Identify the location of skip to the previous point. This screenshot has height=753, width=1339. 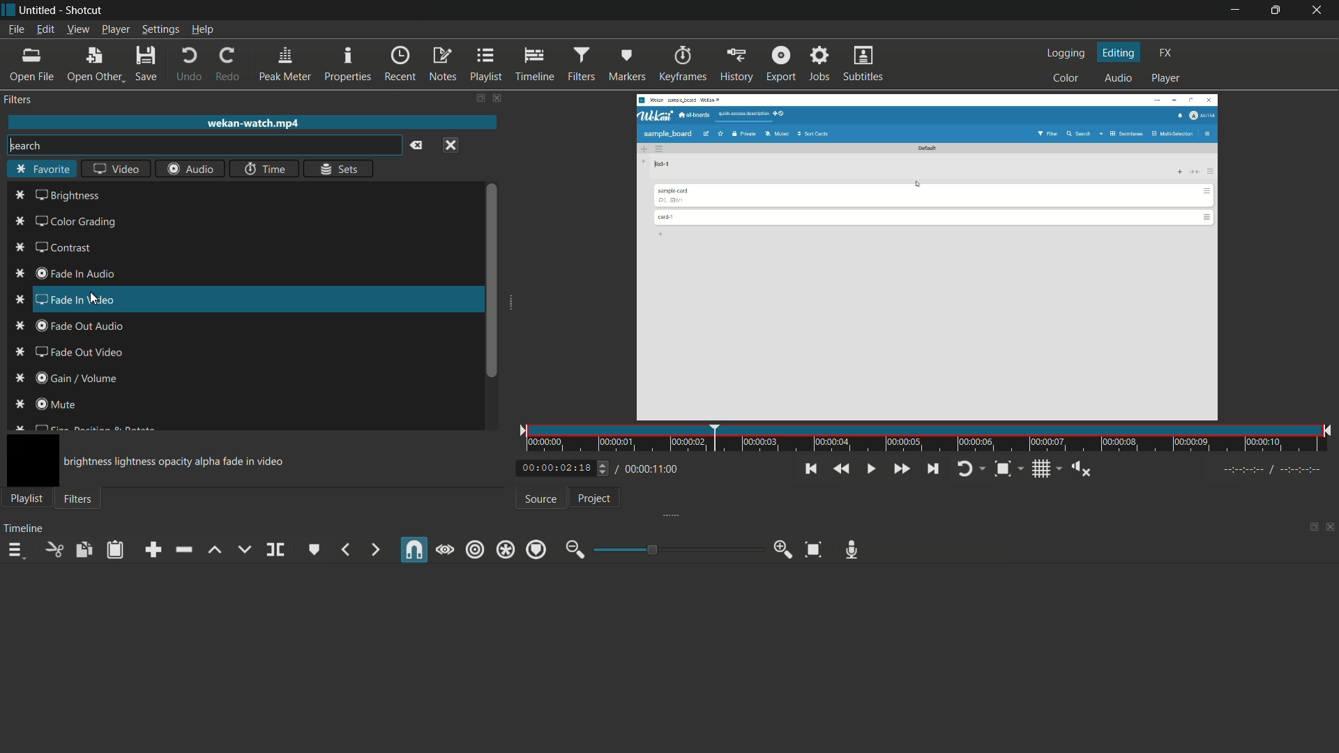
(812, 469).